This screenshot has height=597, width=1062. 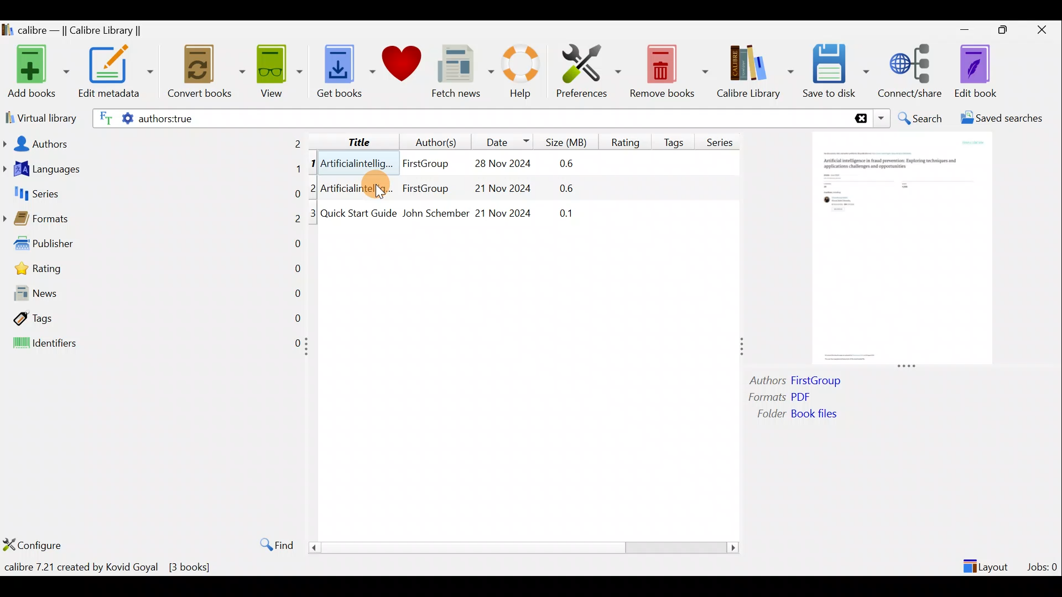 I want to click on Search dropdown, so click(x=883, y=118).